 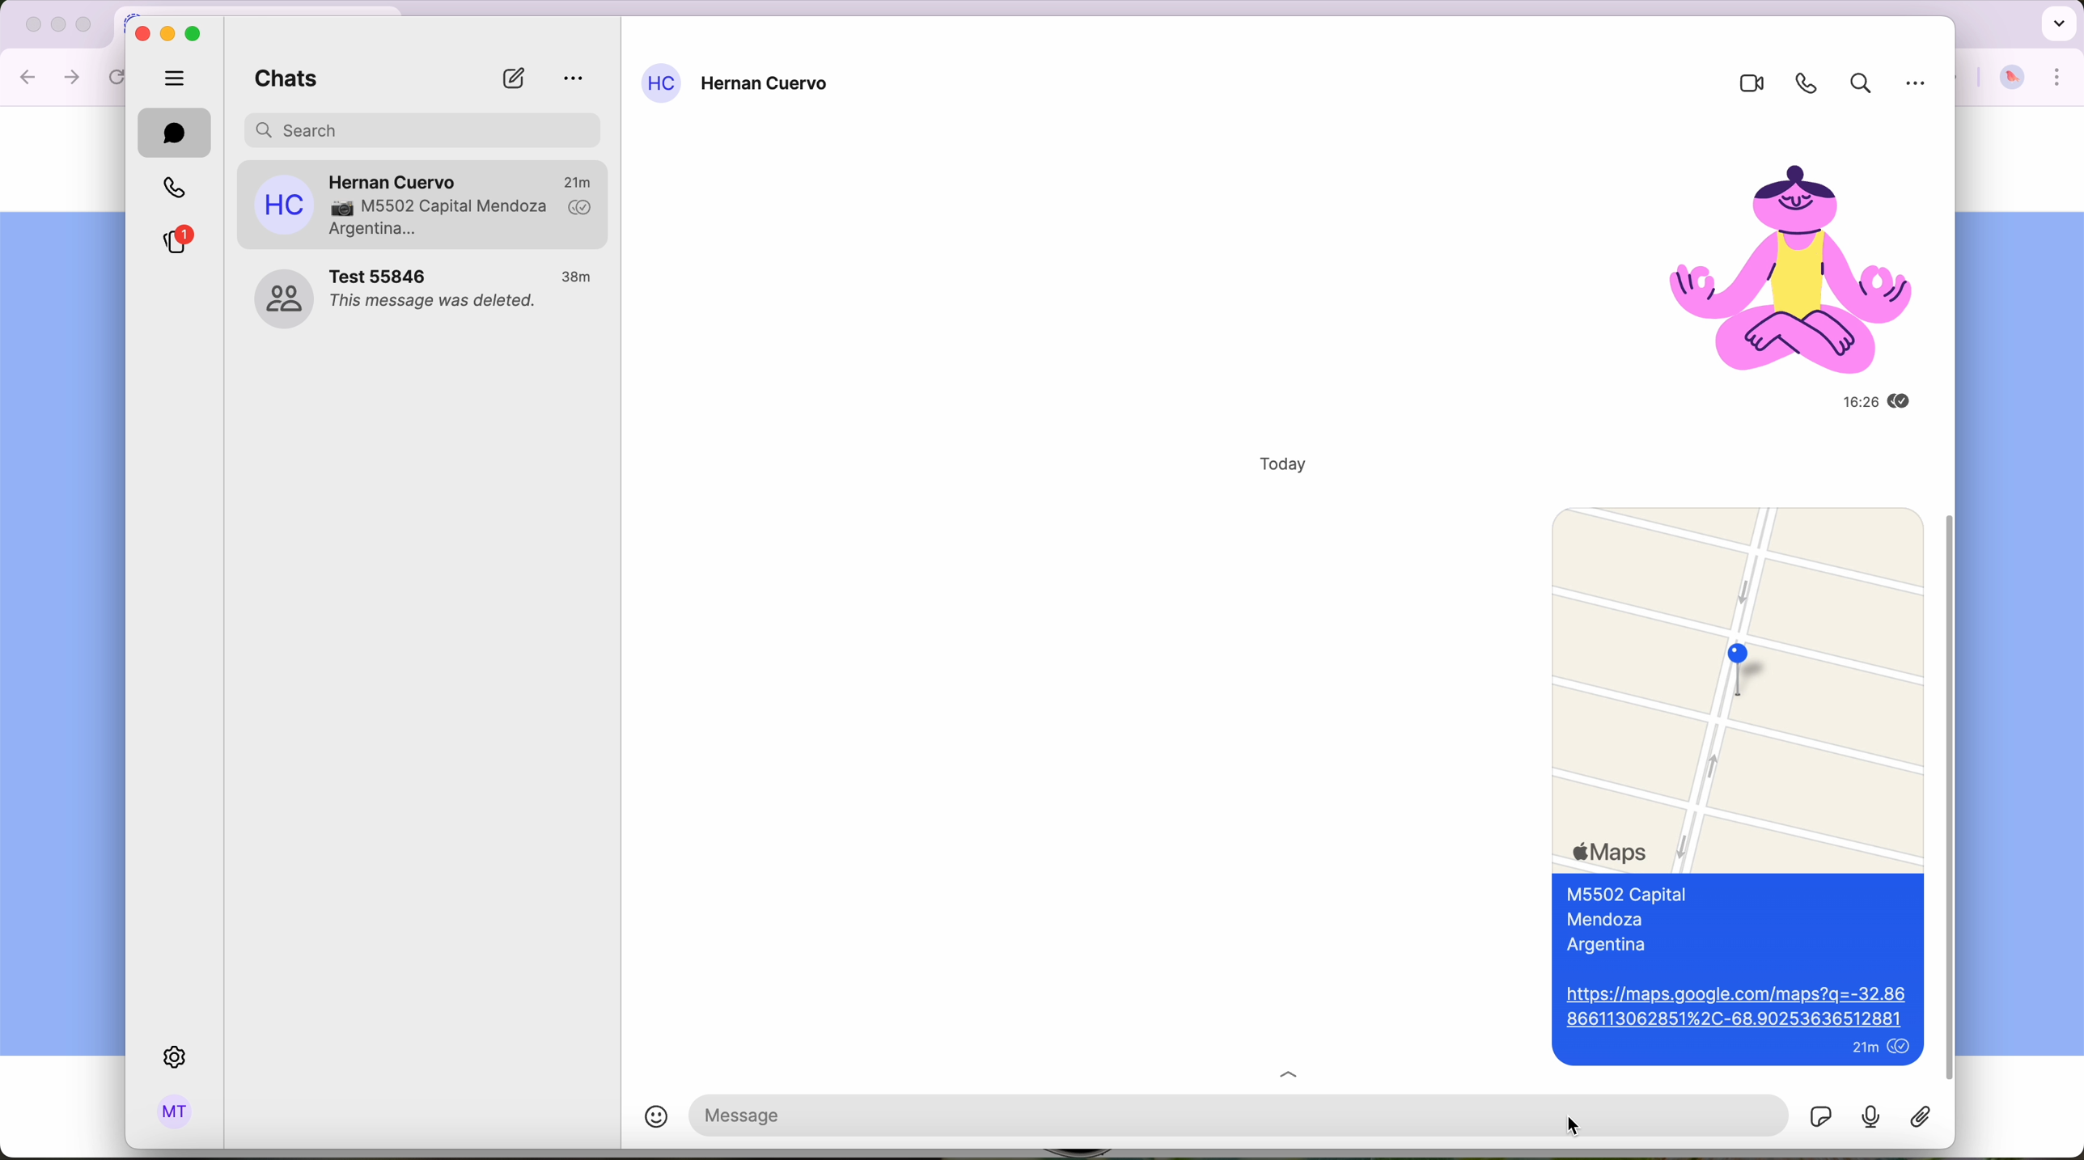 I want to click on map, so click(x=1737, y=684).